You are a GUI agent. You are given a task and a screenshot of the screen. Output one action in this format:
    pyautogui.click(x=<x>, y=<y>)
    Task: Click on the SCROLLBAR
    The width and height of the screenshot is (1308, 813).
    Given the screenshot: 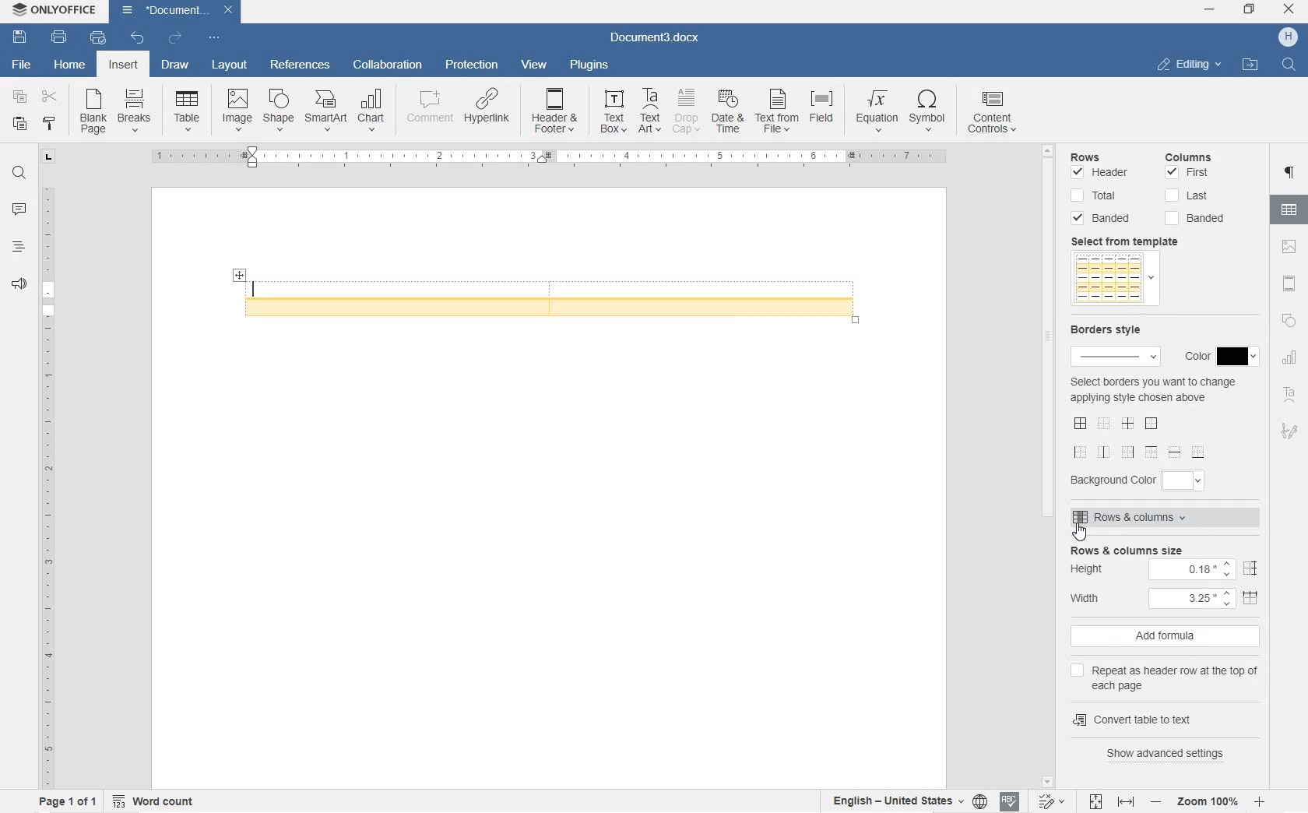 What is the action you would take?
    pyautogui.click(x=1050, y=465)
    